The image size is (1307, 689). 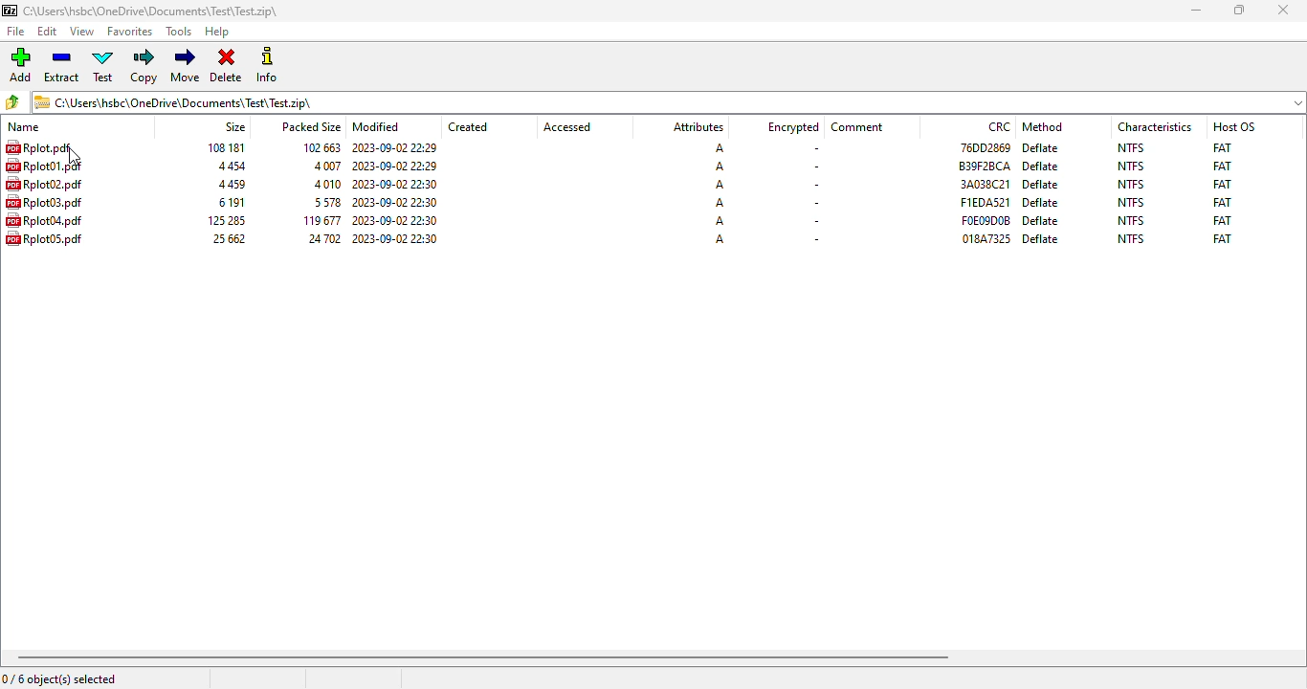 I want to click on created, so click(x=468, y=127).